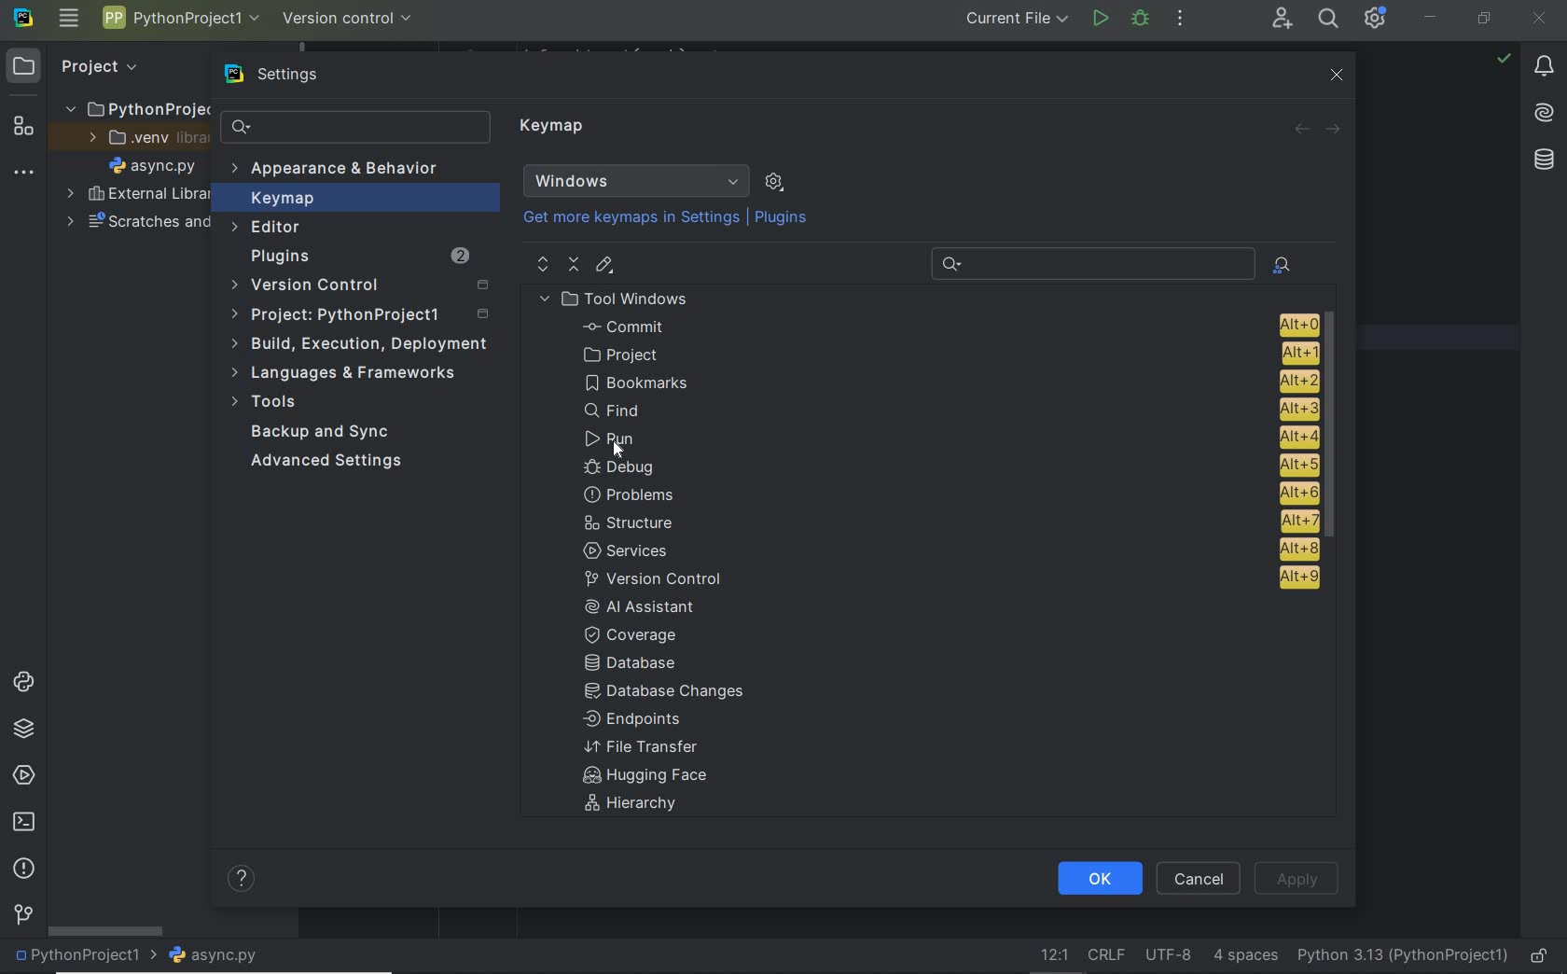 Image resolution: width=1567 pixels, height=974 pixels. Describe the element at coordinates (21, 682) in the screenshot. I see `python consoles` at that location.